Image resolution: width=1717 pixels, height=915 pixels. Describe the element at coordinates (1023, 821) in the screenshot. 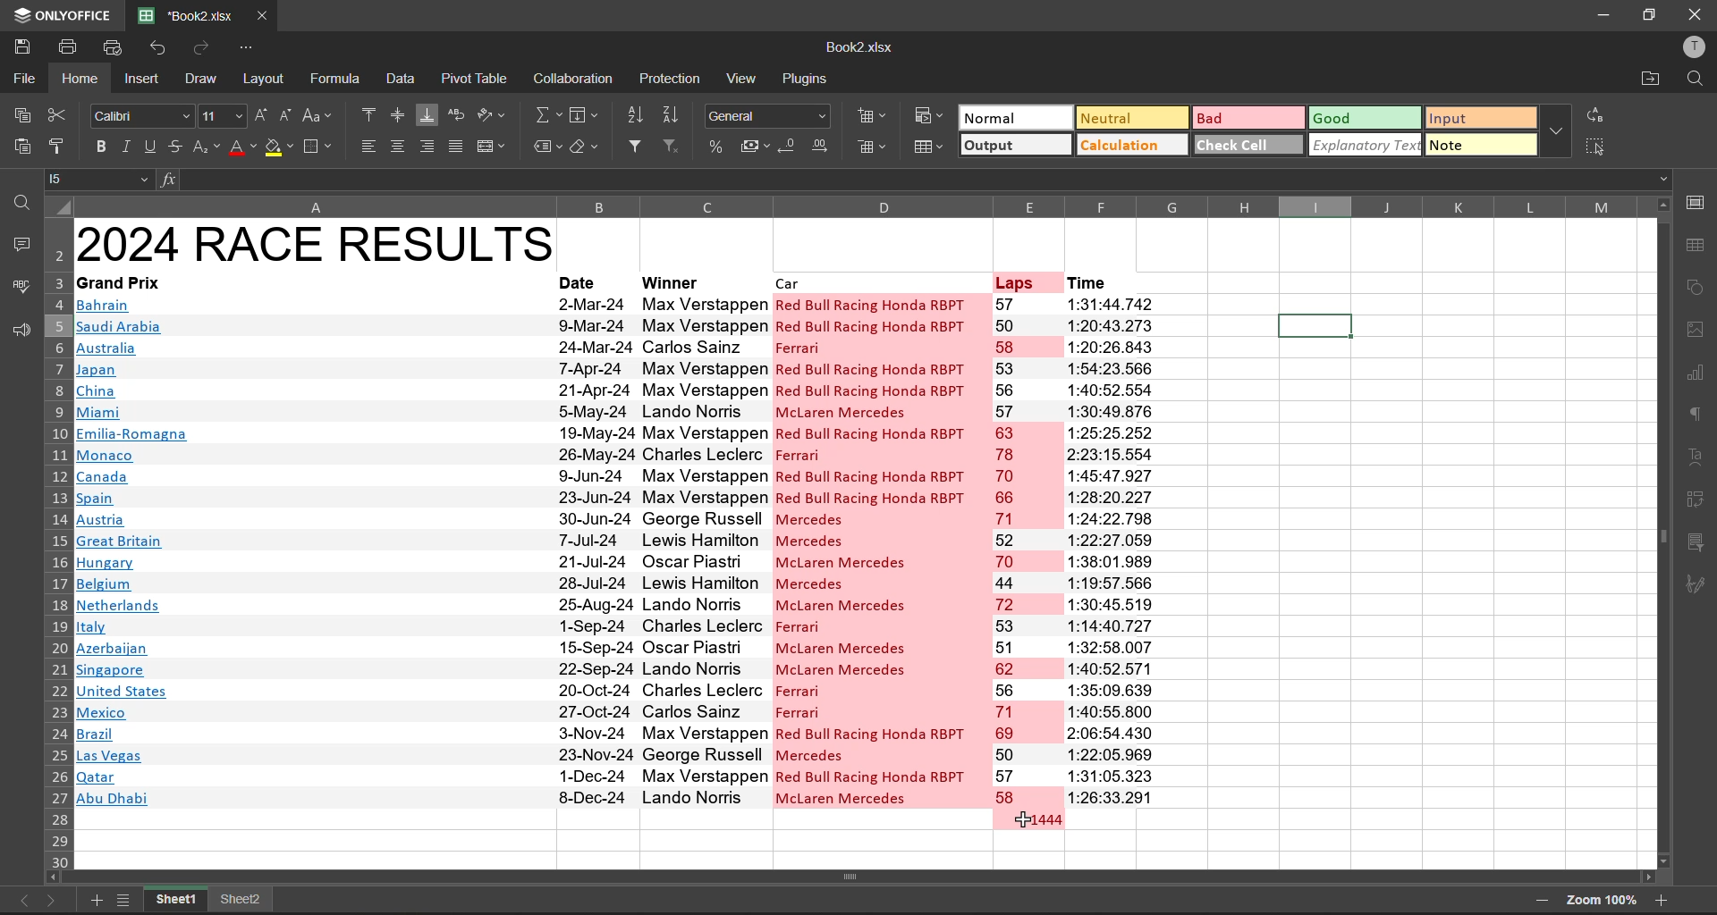

I see `cursor` at that location.